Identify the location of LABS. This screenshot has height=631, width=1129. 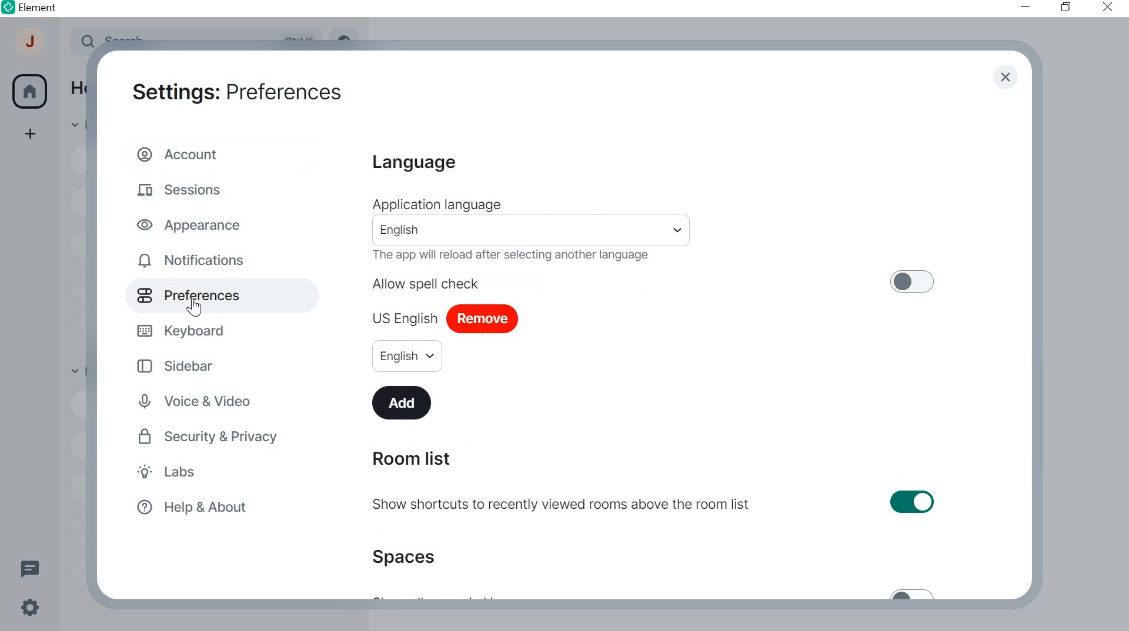
(191, 474).